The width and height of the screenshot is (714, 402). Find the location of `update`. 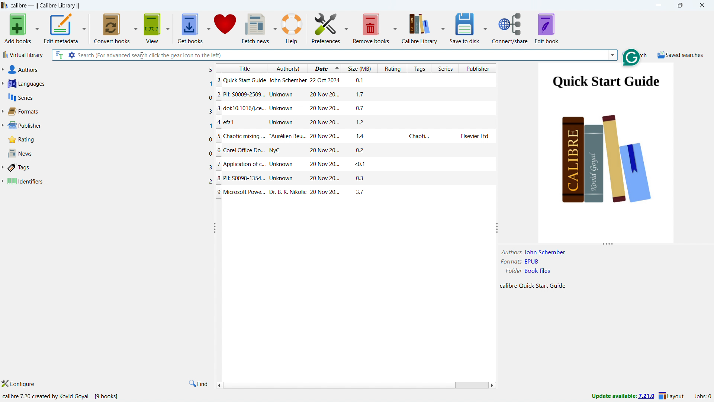

update is located at coordinates (622, 397).